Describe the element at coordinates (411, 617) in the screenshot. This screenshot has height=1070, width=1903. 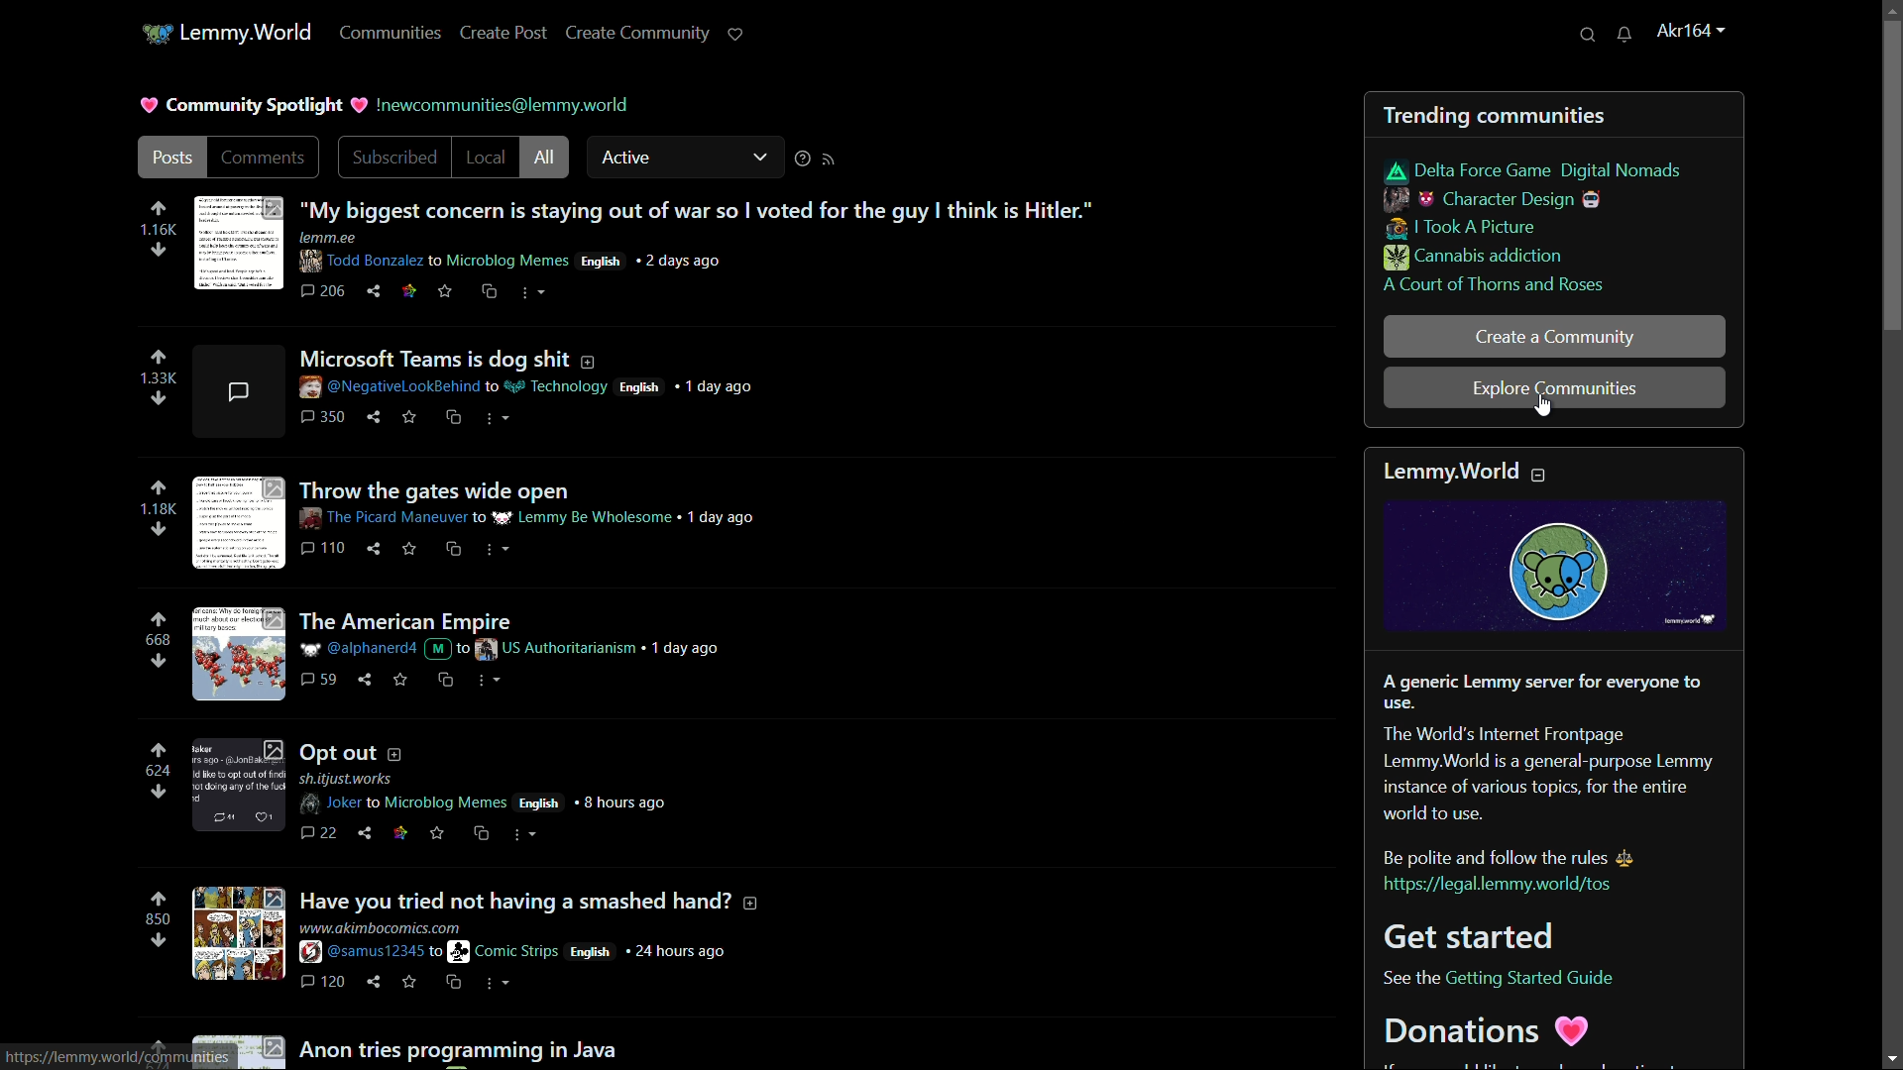
I see `post-4` at that location.